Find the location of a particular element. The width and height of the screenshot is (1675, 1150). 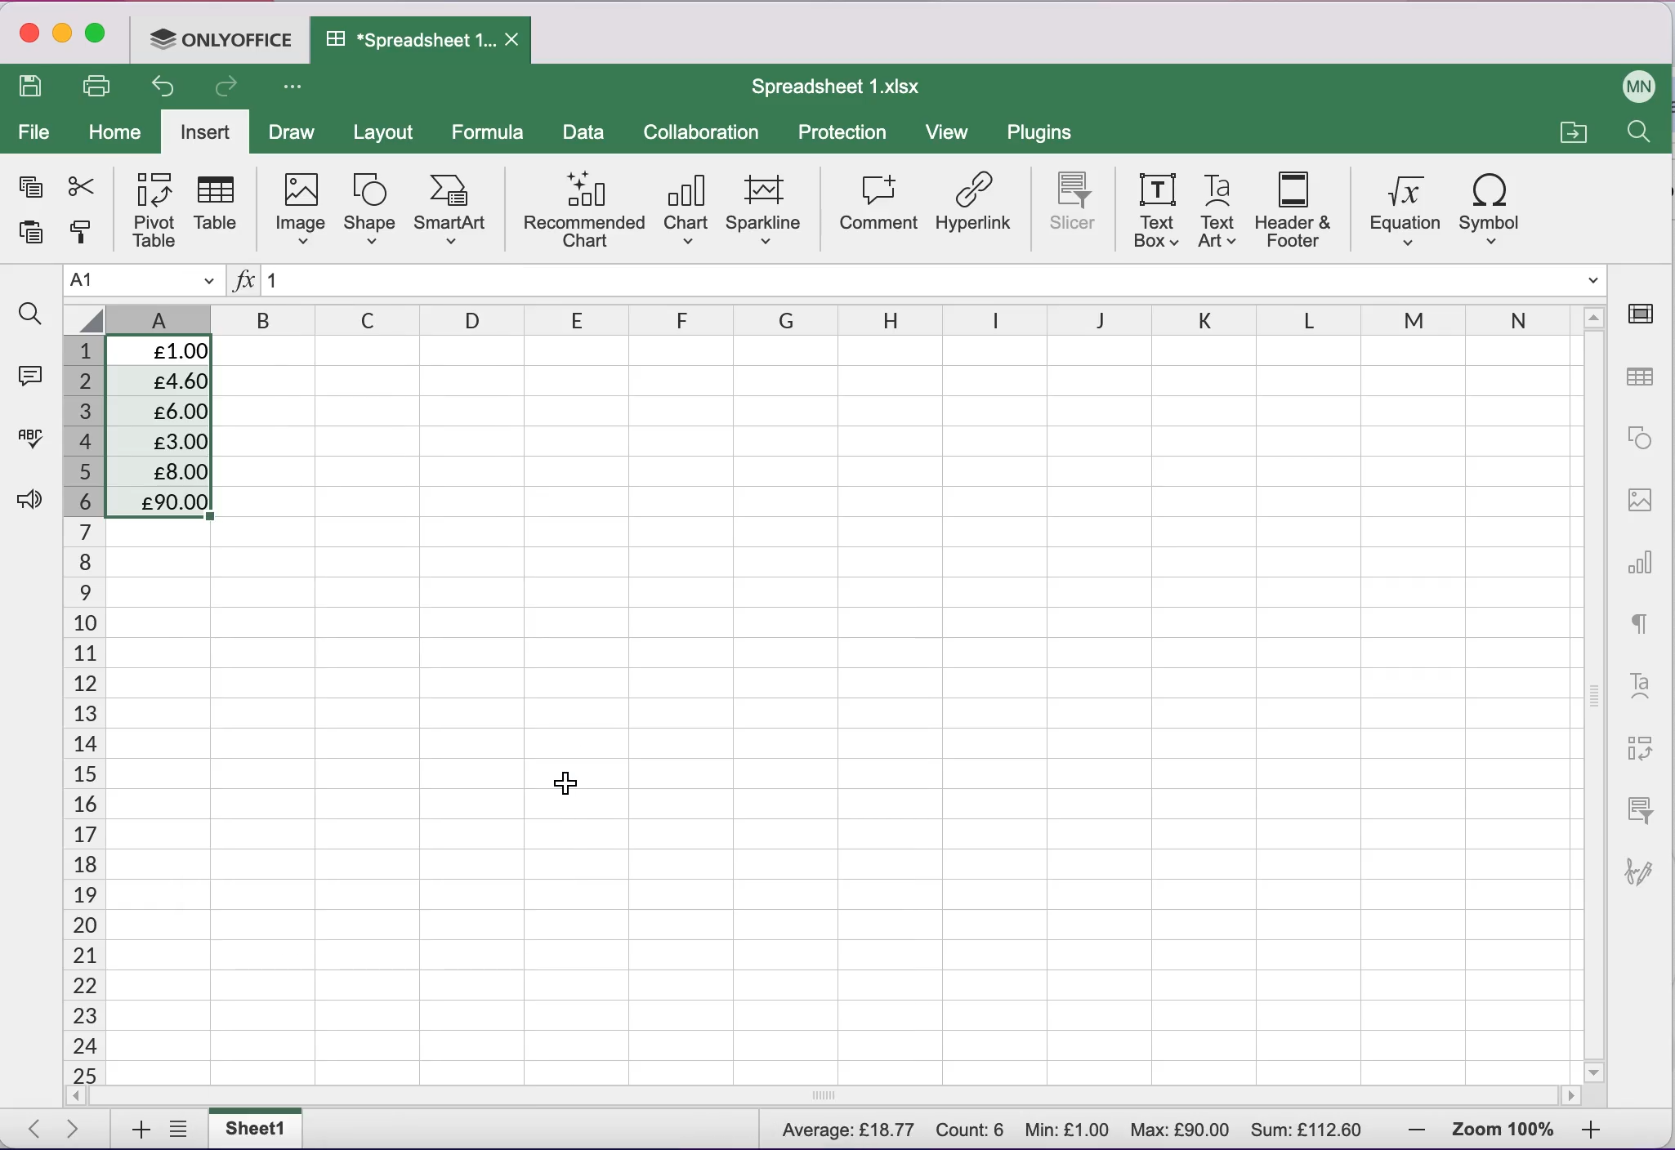

cell settings is located at coordinates (1645, 315).